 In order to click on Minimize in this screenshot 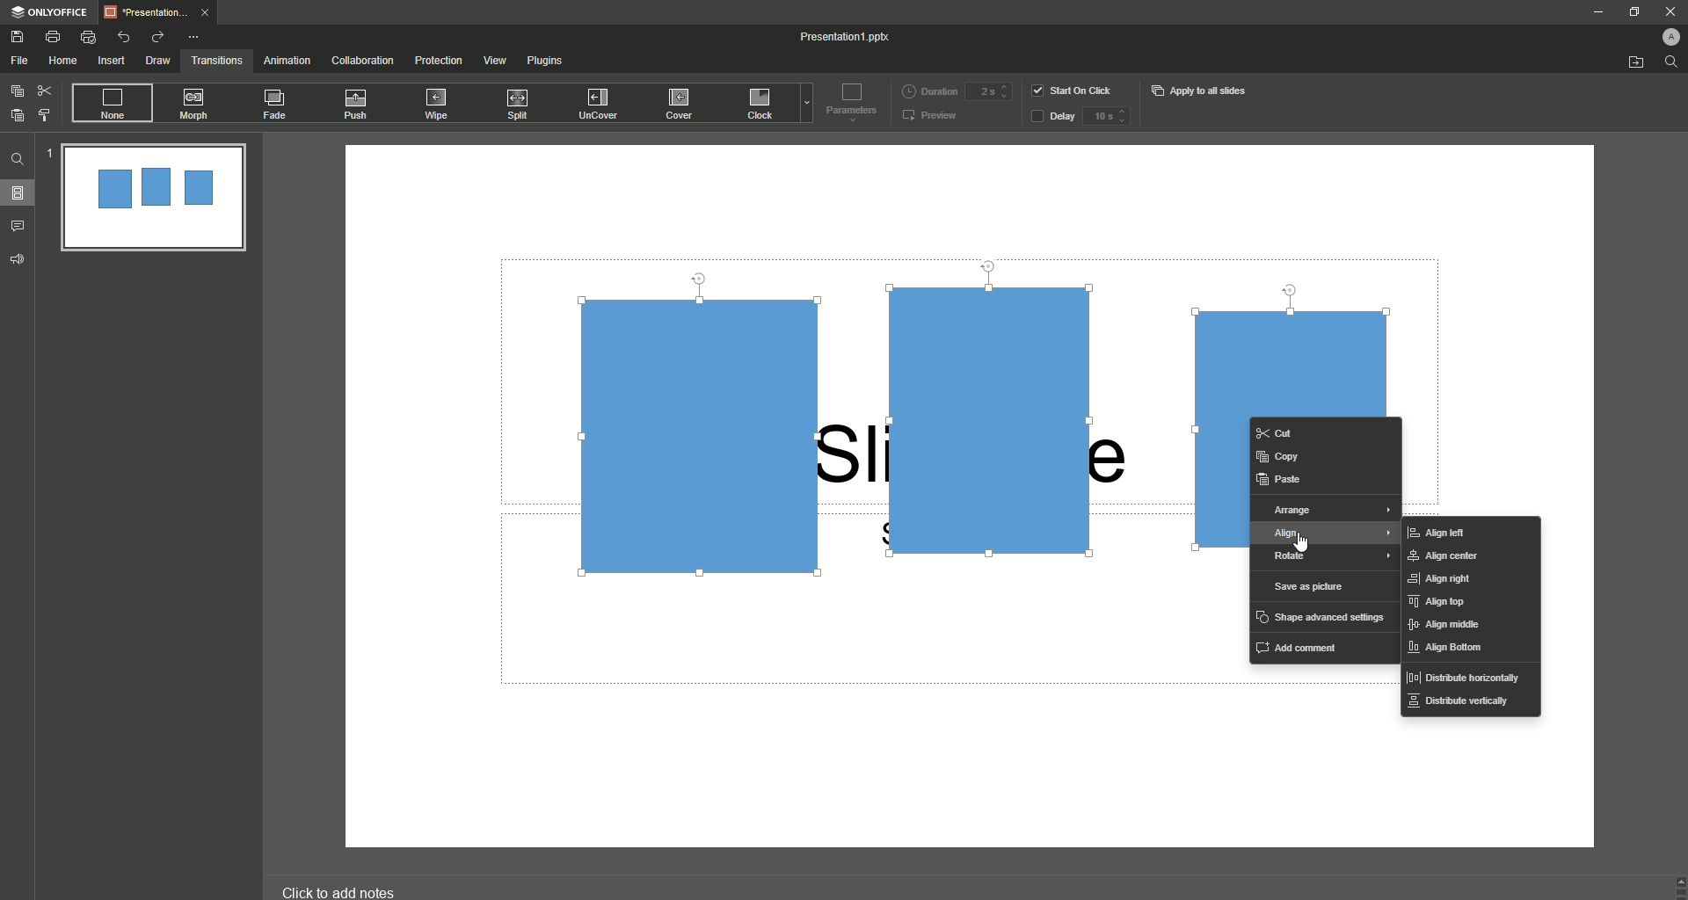, I will do `click(1597, 14)`.